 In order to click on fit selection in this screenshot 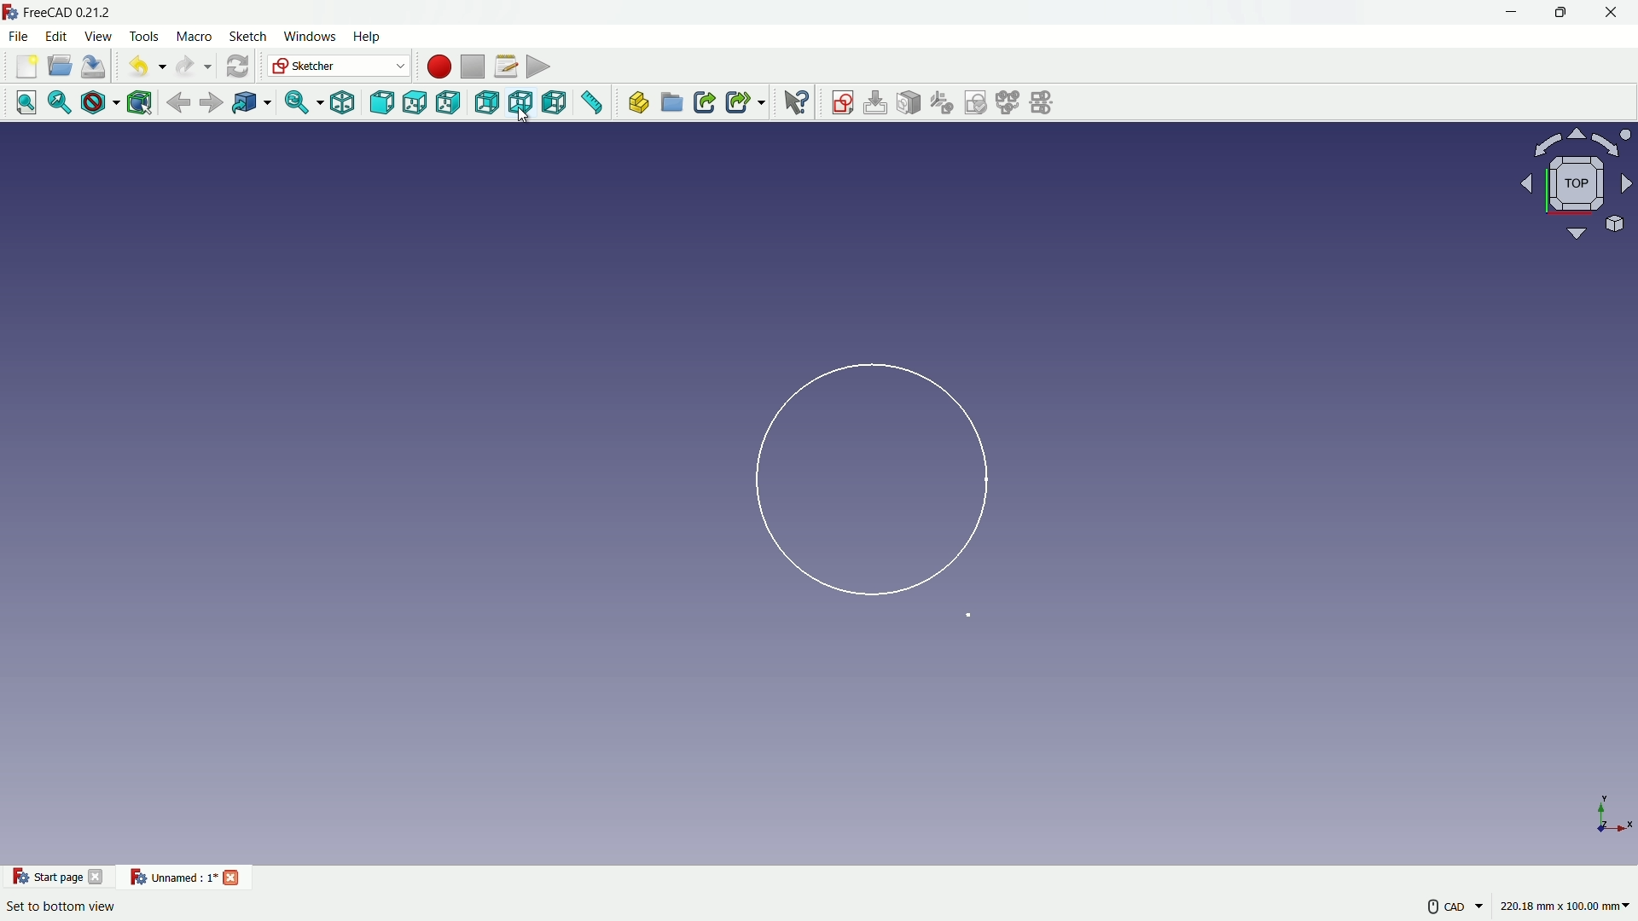, I will do `click(60, 103)`.